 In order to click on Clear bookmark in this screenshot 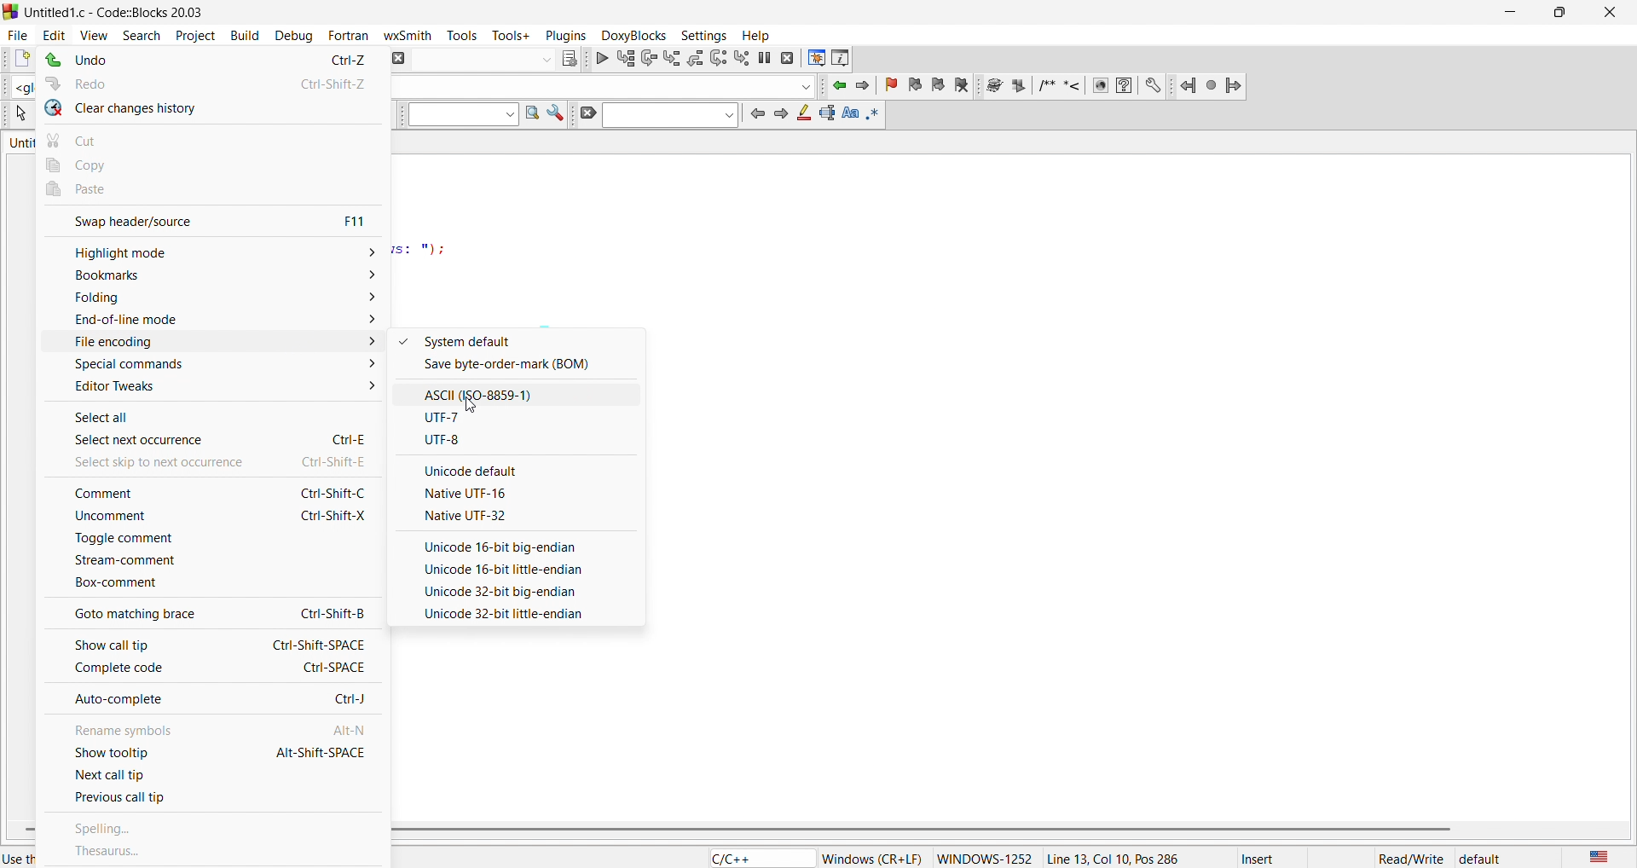, I will do `click(961, 86)`.